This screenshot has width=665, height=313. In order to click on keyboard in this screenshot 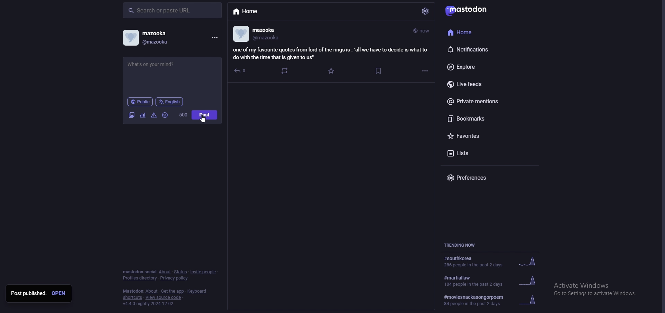, I will do `click(198, 291)`.